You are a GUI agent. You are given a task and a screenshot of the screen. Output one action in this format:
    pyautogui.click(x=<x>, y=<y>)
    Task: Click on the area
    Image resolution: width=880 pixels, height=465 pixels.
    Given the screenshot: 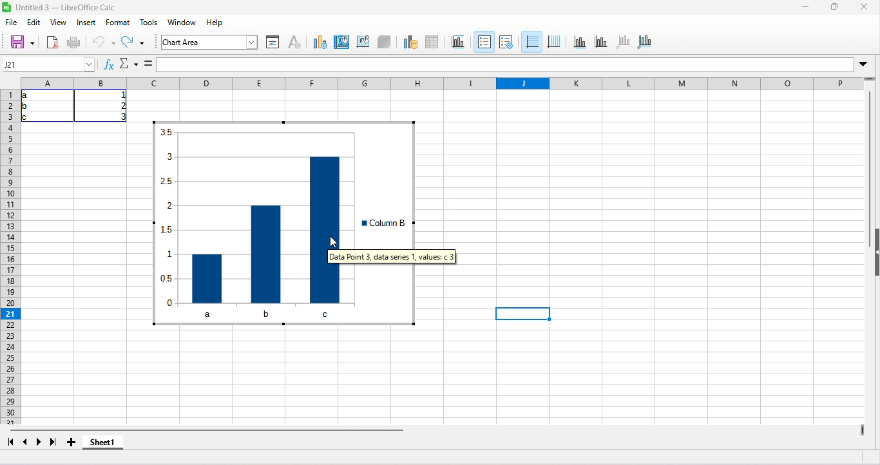 What is the action you would take?
    pyautogui.click(x=342, y=43)
    